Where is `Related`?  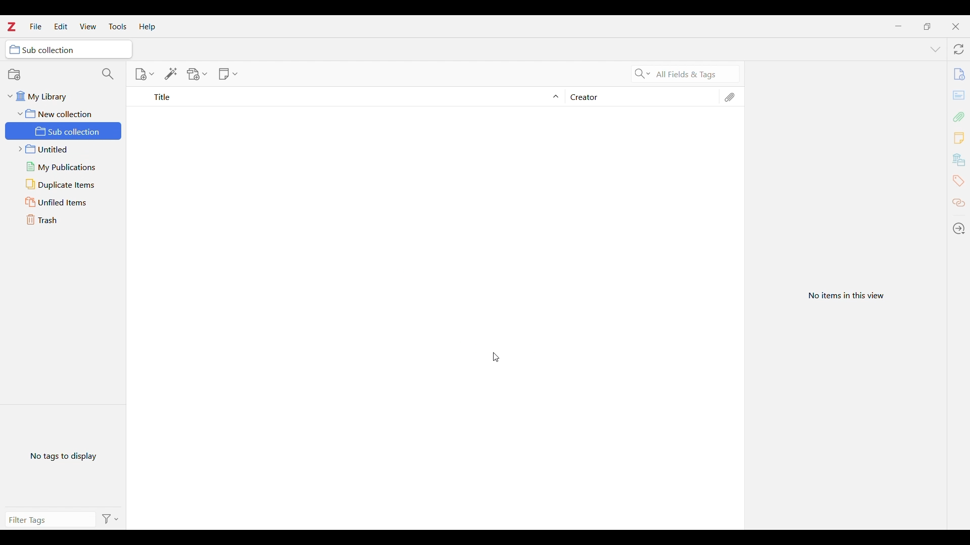 Related is located at coordinates (958, 203).